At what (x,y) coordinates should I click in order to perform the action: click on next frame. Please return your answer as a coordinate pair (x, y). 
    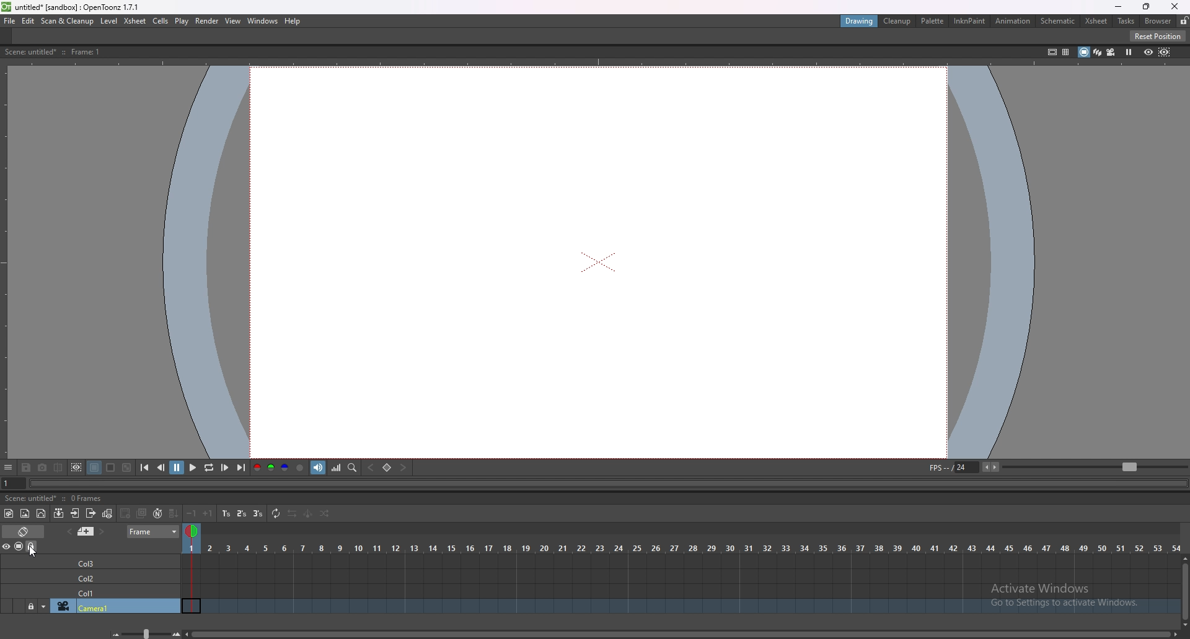
    Looking at the image, I should click on (224, 467).